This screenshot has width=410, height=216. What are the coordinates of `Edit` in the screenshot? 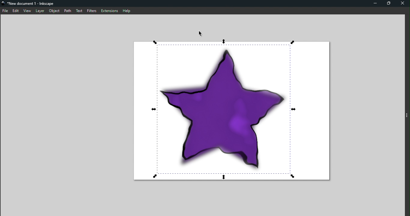 It's located at (16, 10).